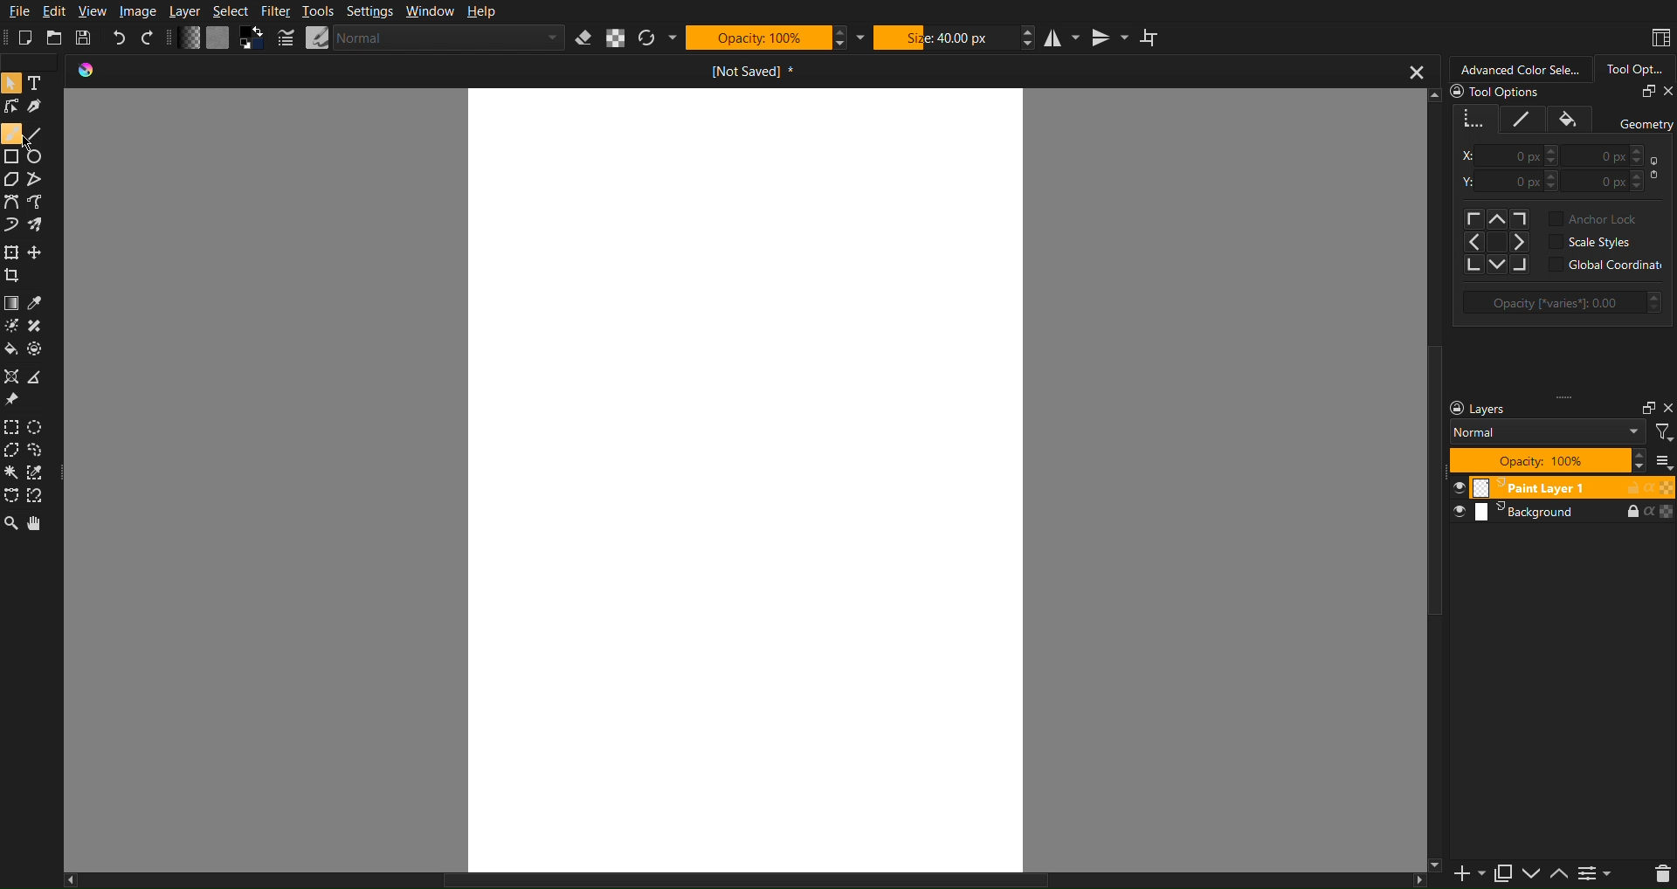 This screenshot has height=889, width=1677. I want to click on Square Marquee Tool, so click(14, 428).